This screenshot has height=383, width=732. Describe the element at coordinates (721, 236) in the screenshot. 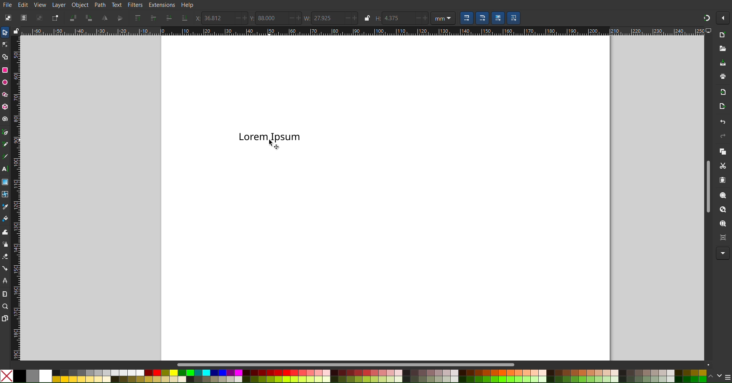

I see `Zoom Center Page` at that location.